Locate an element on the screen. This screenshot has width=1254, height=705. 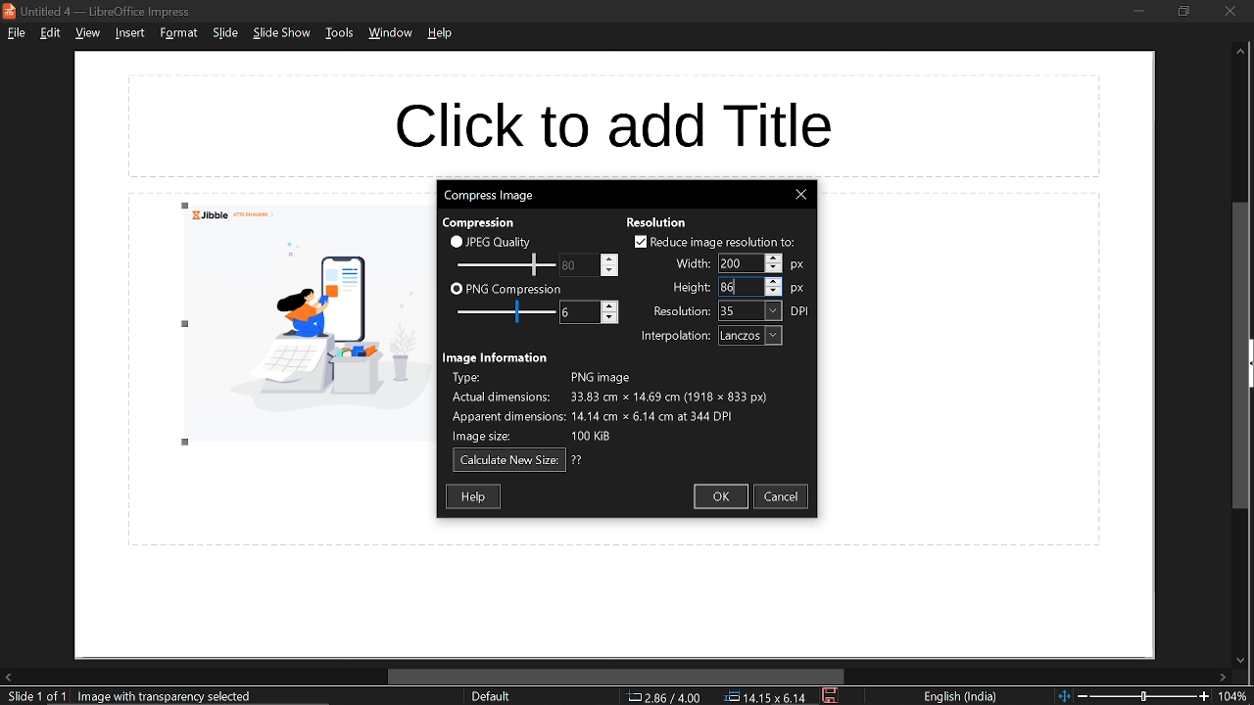
width is located at coordinates (690, 263).